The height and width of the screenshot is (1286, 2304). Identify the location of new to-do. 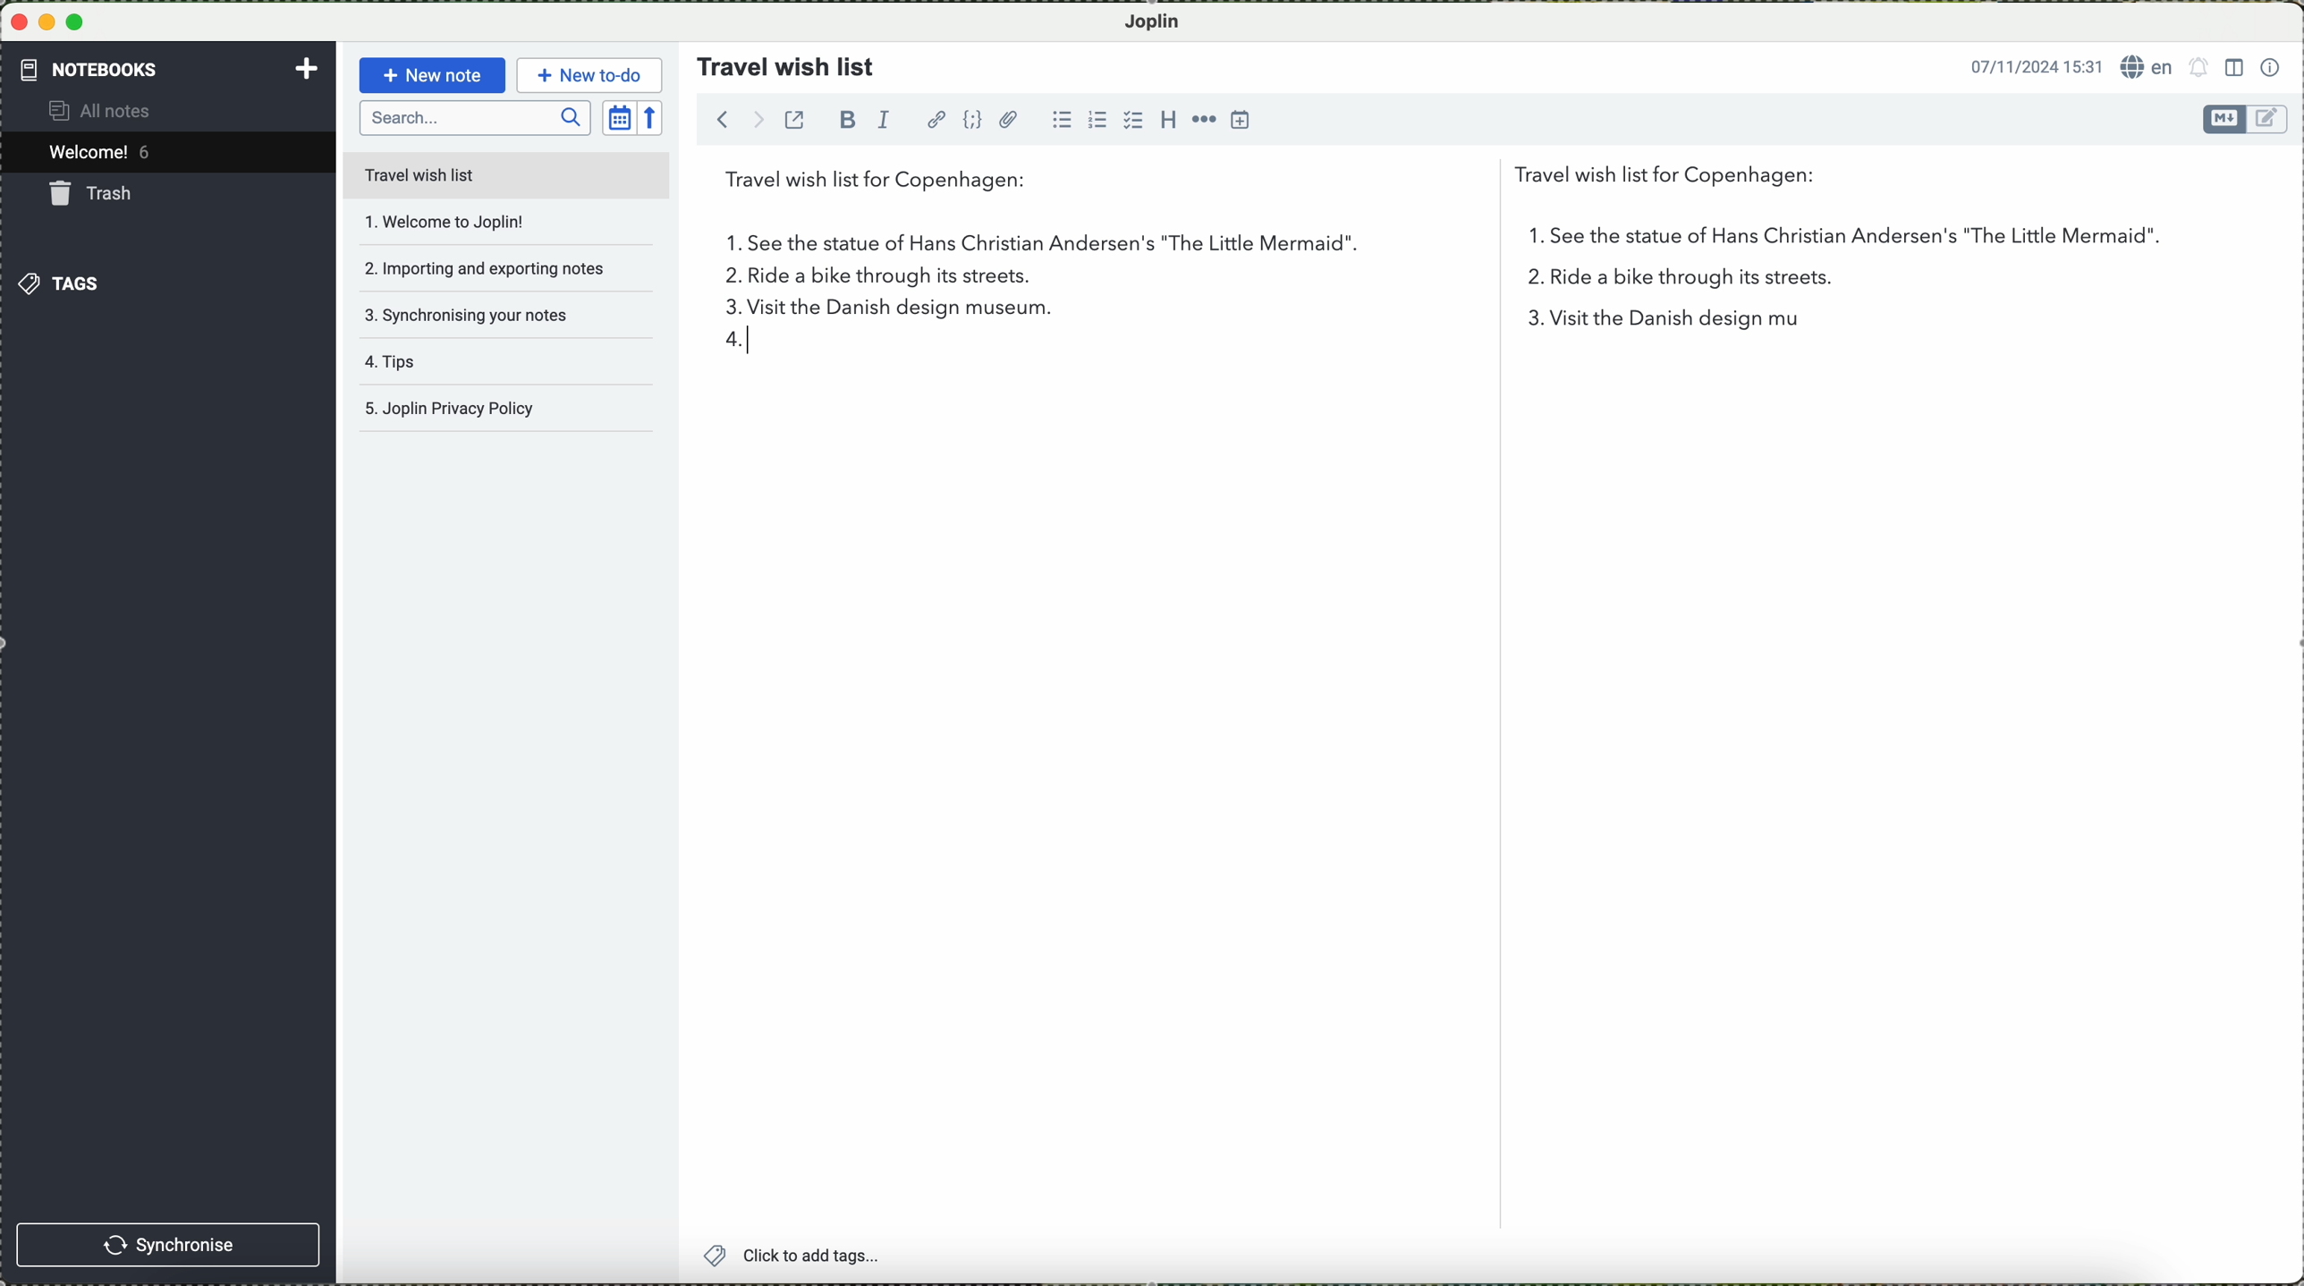
(589, 72).